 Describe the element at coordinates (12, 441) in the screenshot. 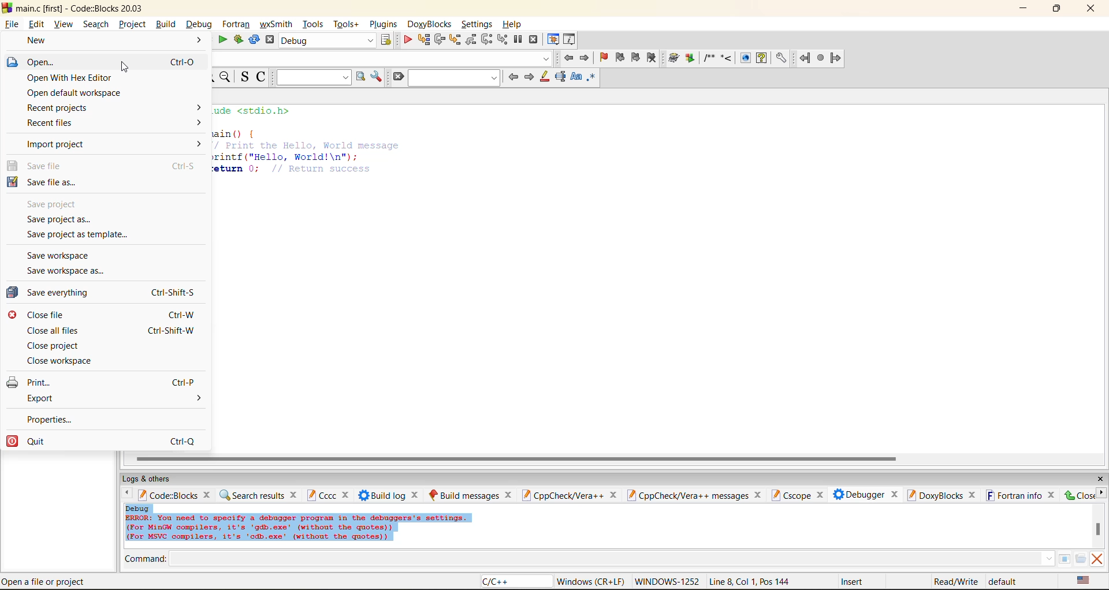

I see `quit icon` at that location.